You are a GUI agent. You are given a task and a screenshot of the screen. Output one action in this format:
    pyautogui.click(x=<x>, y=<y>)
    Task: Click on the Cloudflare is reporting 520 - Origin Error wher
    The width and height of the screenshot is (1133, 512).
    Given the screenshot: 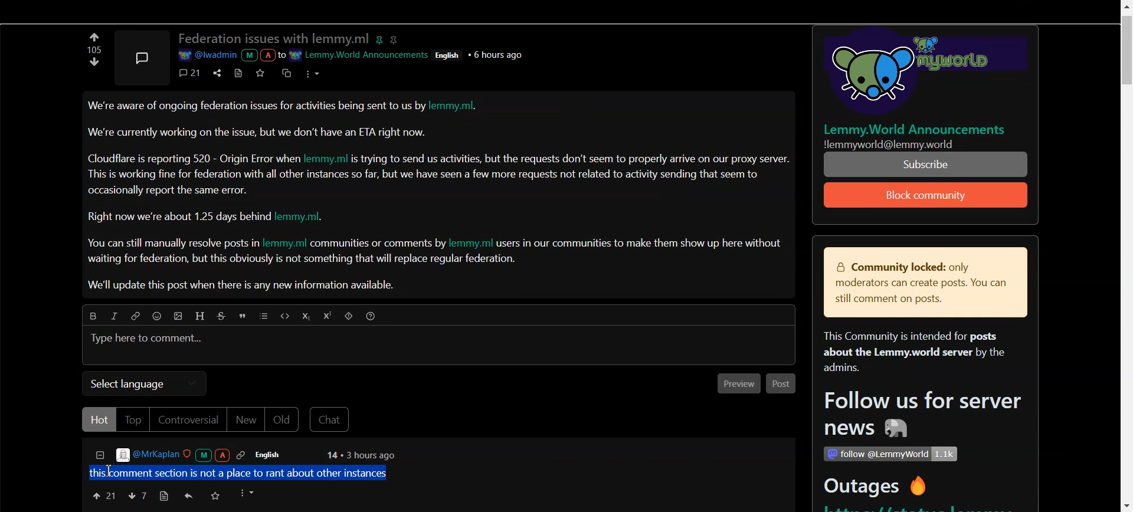 What is the action you would take?
    pyautogui.click(x=194, y=158)
    